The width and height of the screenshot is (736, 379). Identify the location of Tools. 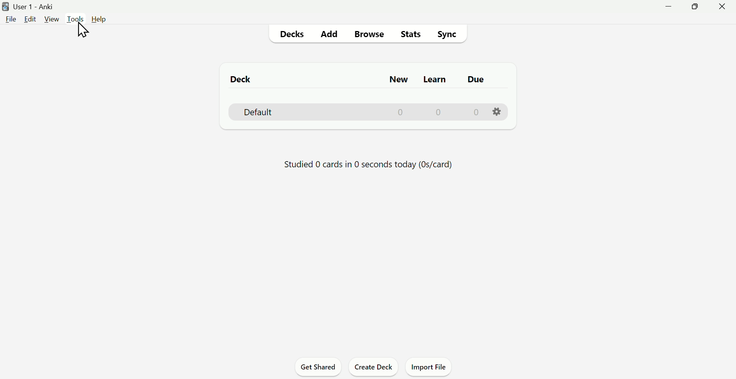
(76, 19).